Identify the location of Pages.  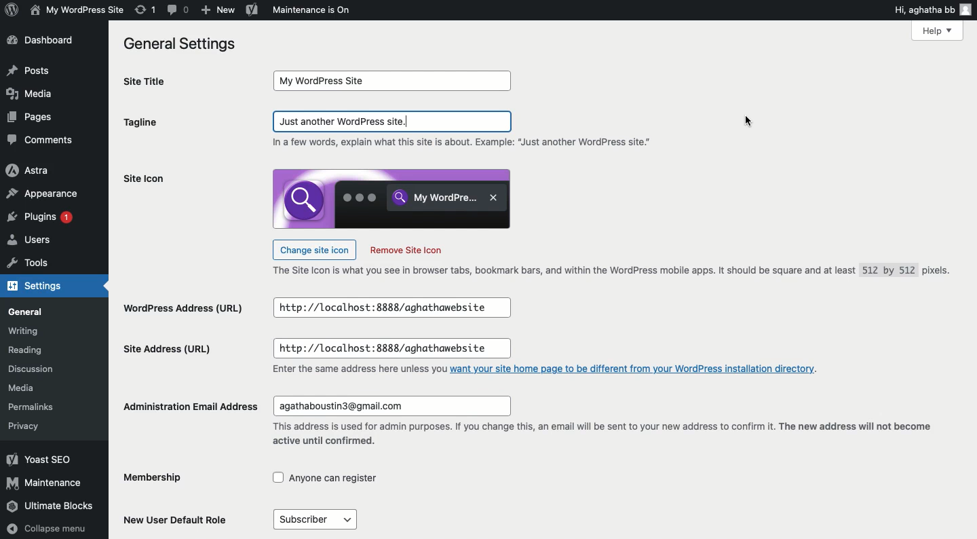
(33, 117).